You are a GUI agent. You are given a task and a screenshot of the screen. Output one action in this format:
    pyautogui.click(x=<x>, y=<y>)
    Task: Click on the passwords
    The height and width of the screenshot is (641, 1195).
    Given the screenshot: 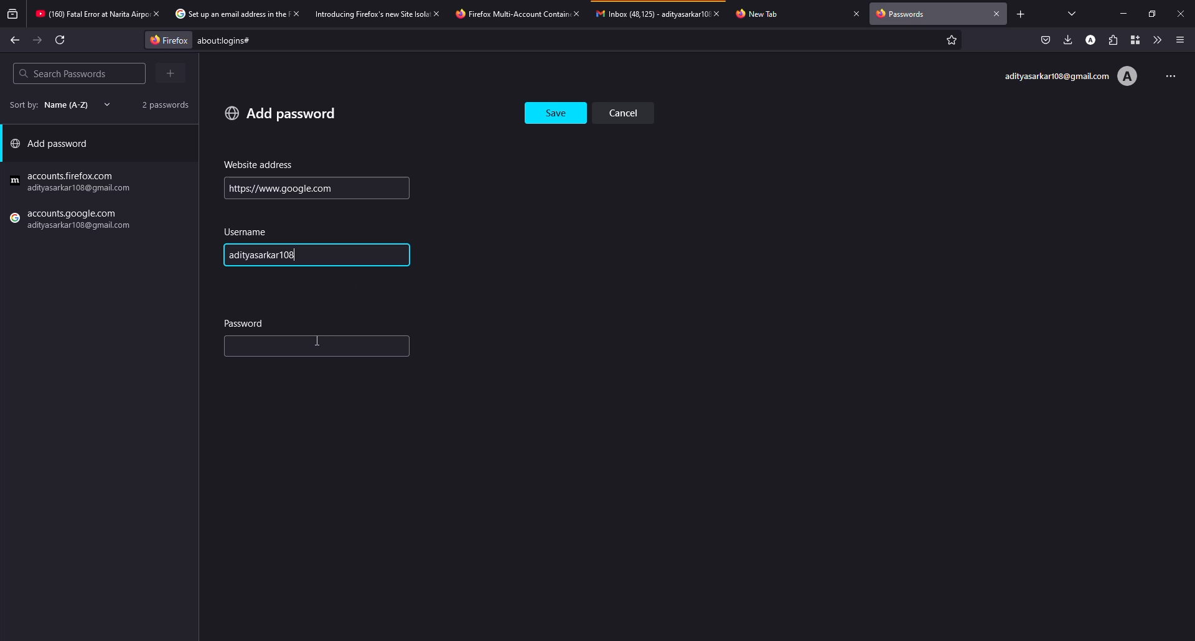 What is the action you would take?
    pyautogui.click(x=904, y=15)
    